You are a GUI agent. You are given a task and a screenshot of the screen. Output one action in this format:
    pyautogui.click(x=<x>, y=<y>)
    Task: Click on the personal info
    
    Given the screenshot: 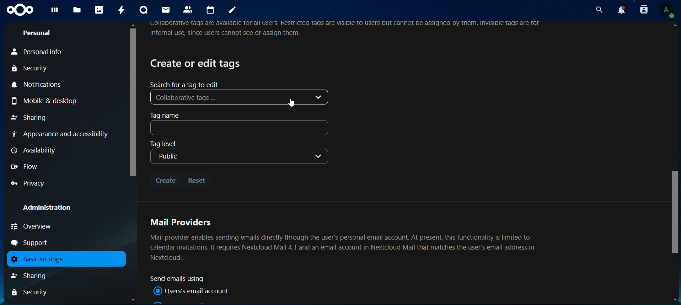 What is the action you would take?
    pyautogui.click(x=47, y=52)
    